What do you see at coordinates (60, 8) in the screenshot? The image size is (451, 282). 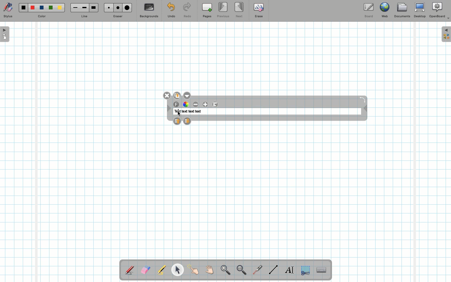 I see `Yellow` at bounding box center [60, 8].